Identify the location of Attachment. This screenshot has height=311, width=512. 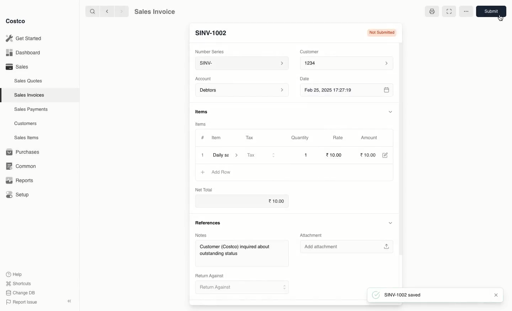
(313, 235).